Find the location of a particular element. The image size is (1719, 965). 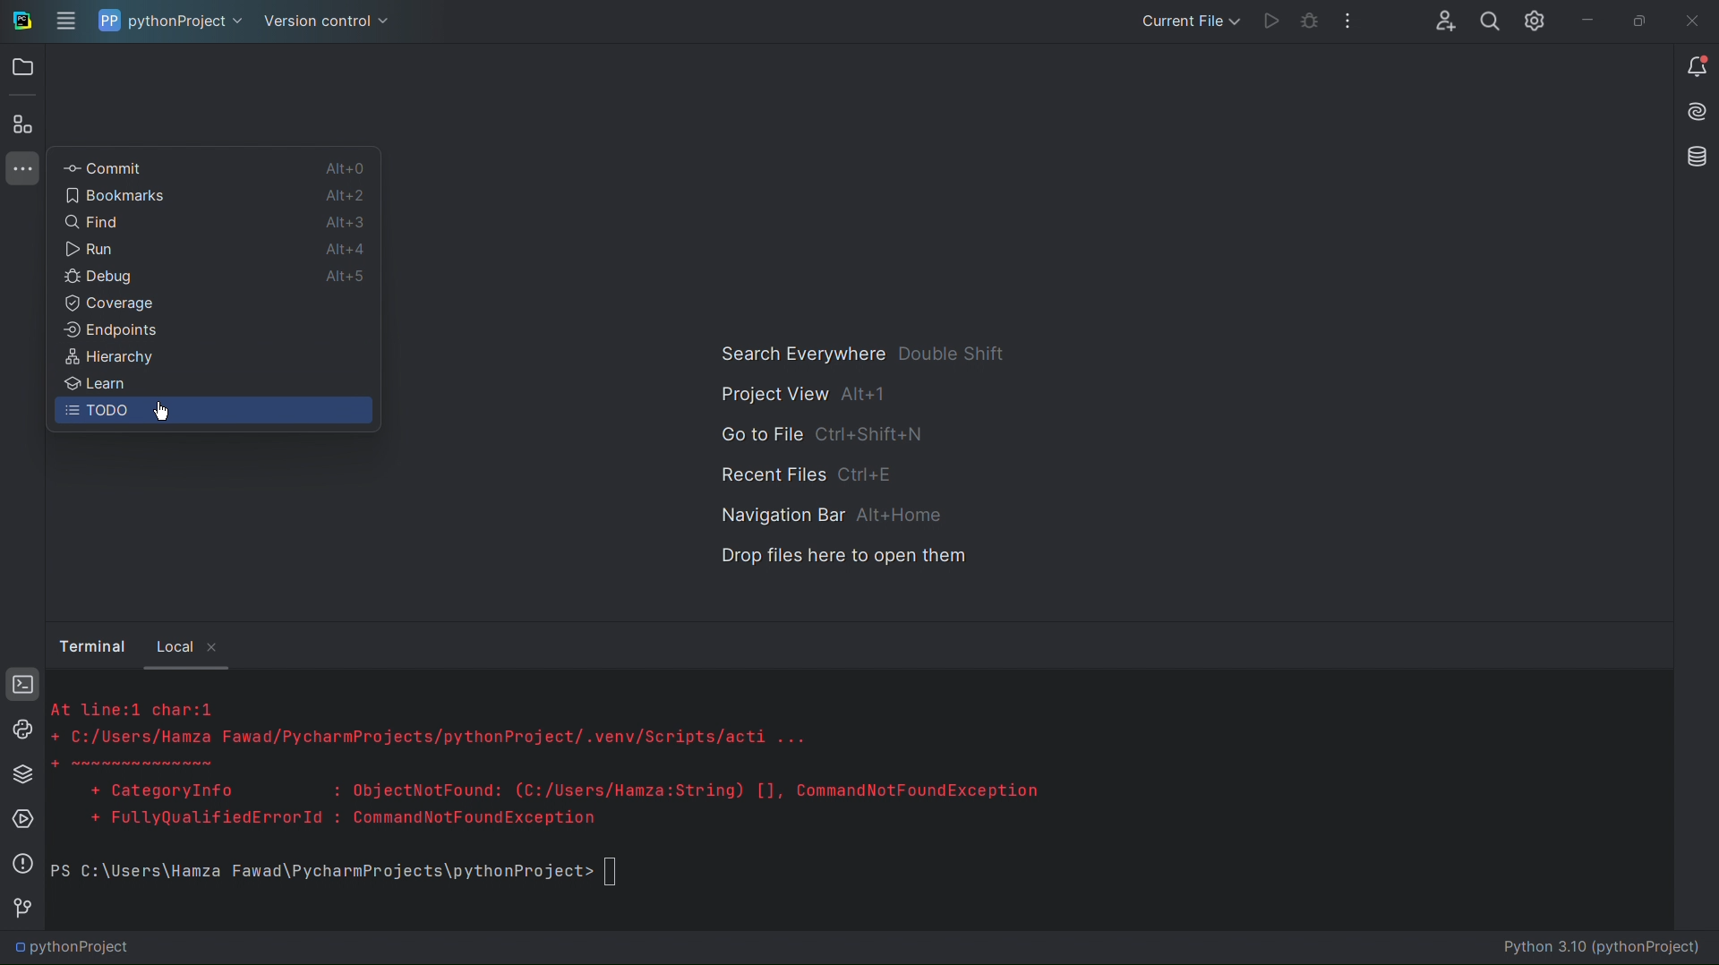

Python 3.10 (pythonProject) is located at coordinates (1589, 948).